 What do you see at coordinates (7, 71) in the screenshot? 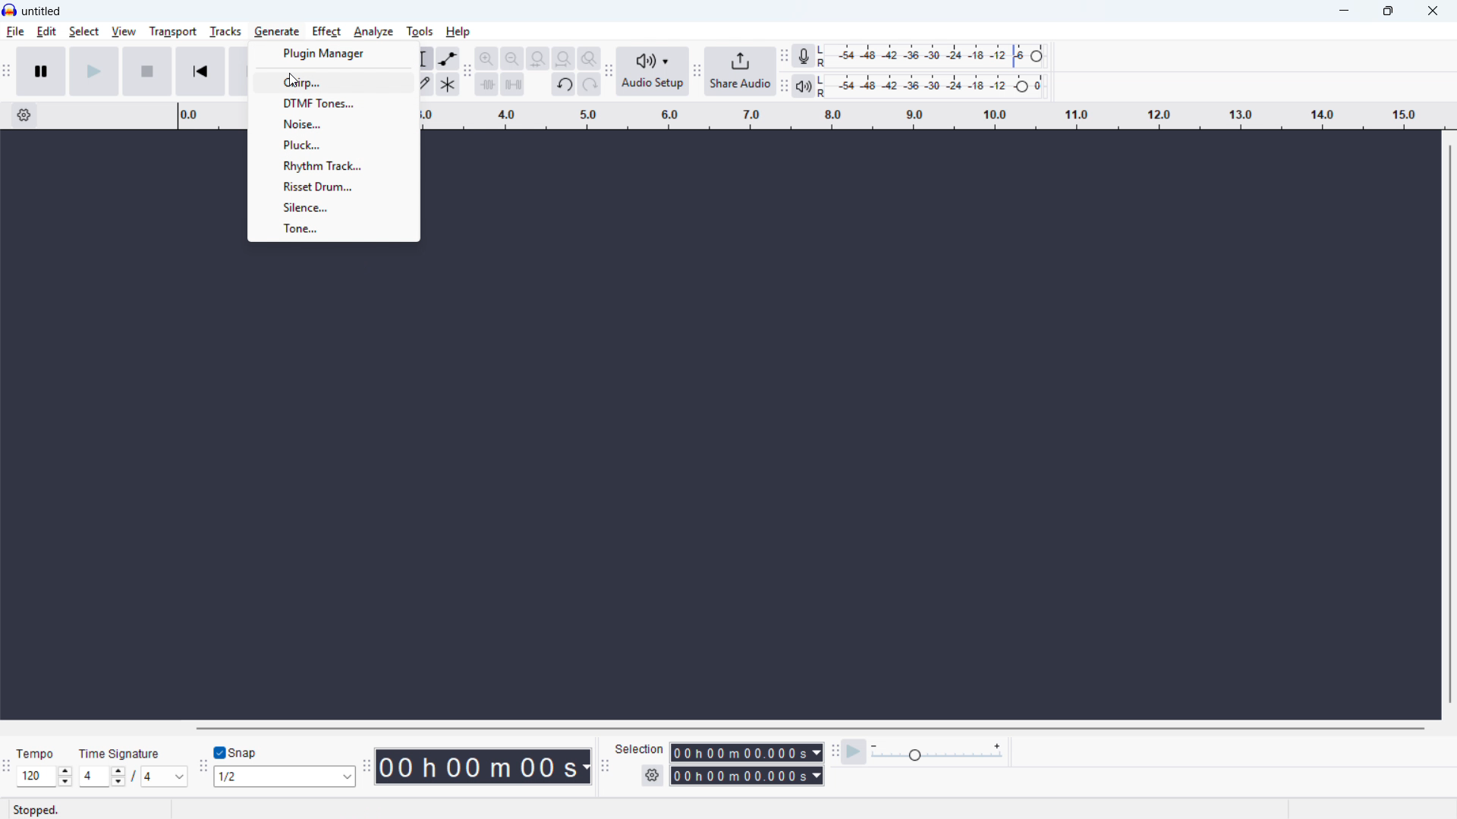
I see `Transport toolbar` at bounding box center [7, 71].